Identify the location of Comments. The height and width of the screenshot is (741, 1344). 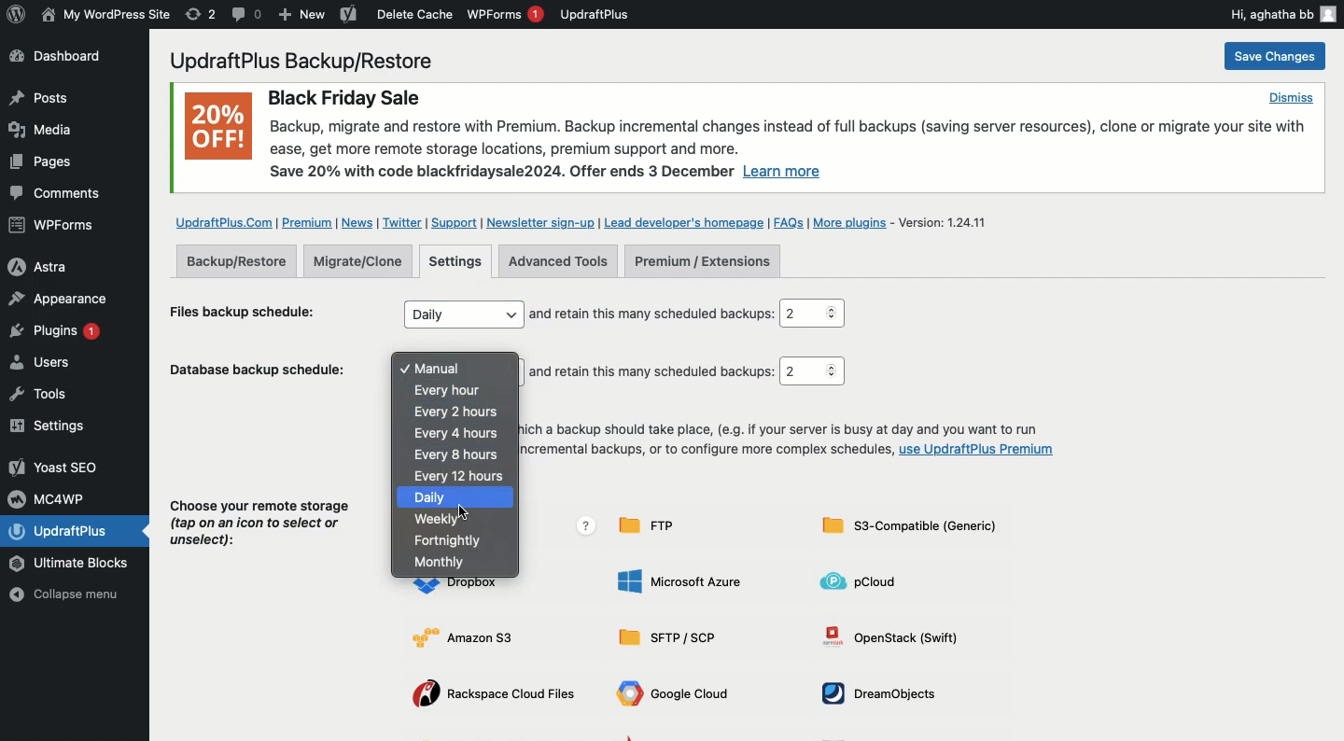
(58, 194).